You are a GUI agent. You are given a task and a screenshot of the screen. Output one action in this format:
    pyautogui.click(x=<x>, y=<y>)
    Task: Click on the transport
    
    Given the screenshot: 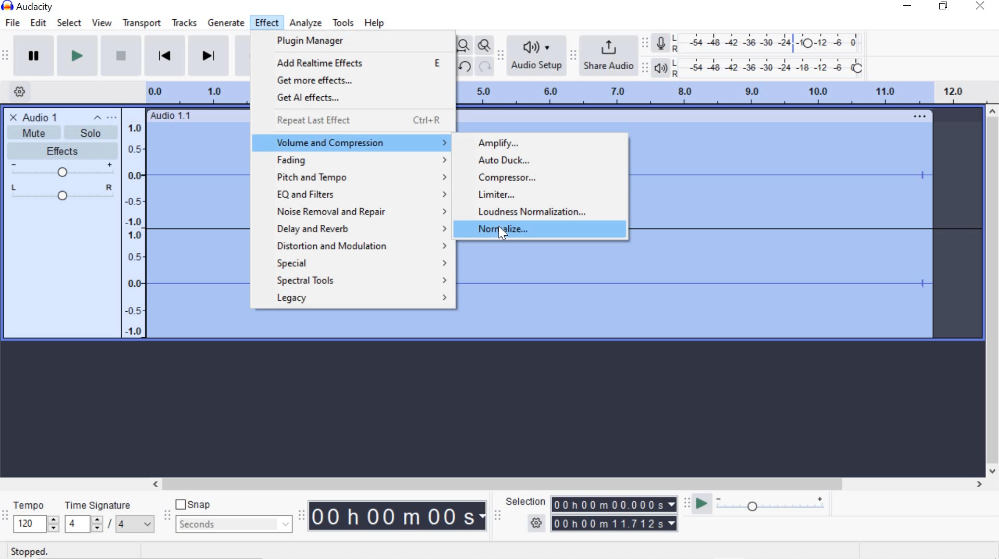 What is the action you would take?
    pyautogui.click(x=142, y=23)
    